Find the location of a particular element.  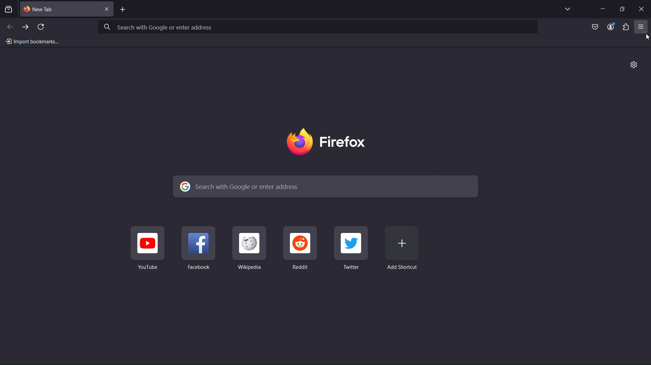

Account is located at coordinates (612, 28).